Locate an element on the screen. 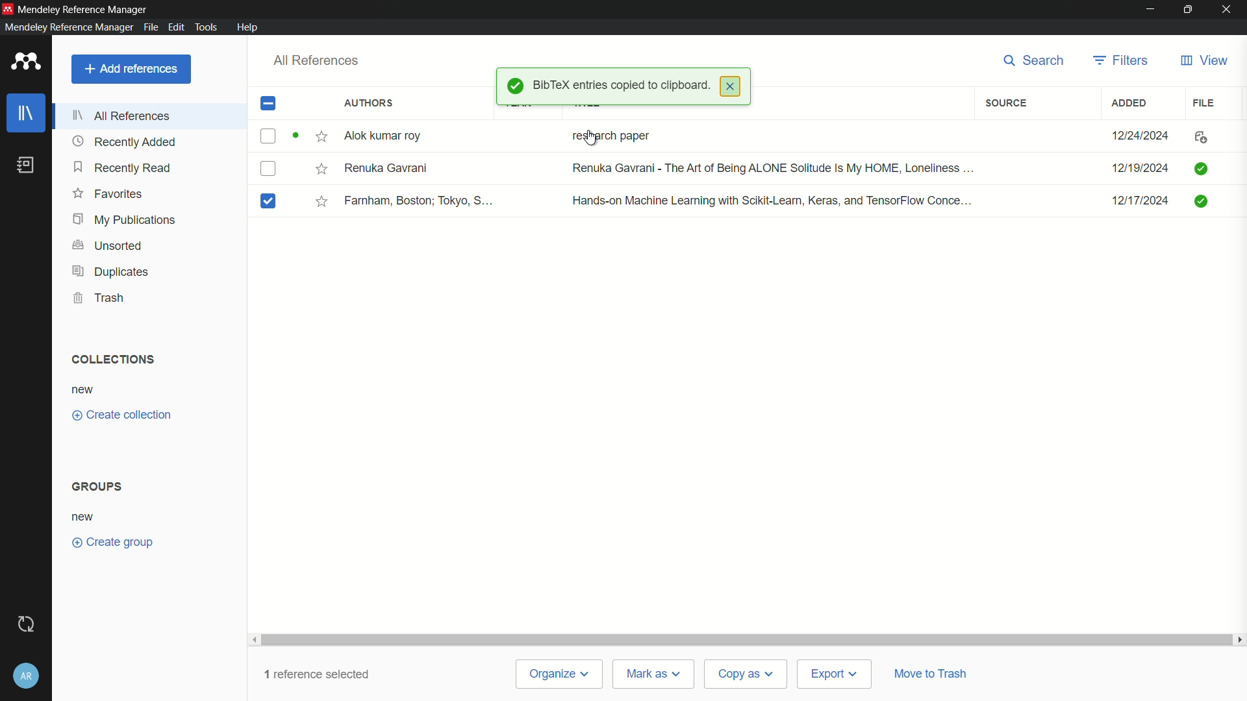  close app is located at coordinates (1228, 8).